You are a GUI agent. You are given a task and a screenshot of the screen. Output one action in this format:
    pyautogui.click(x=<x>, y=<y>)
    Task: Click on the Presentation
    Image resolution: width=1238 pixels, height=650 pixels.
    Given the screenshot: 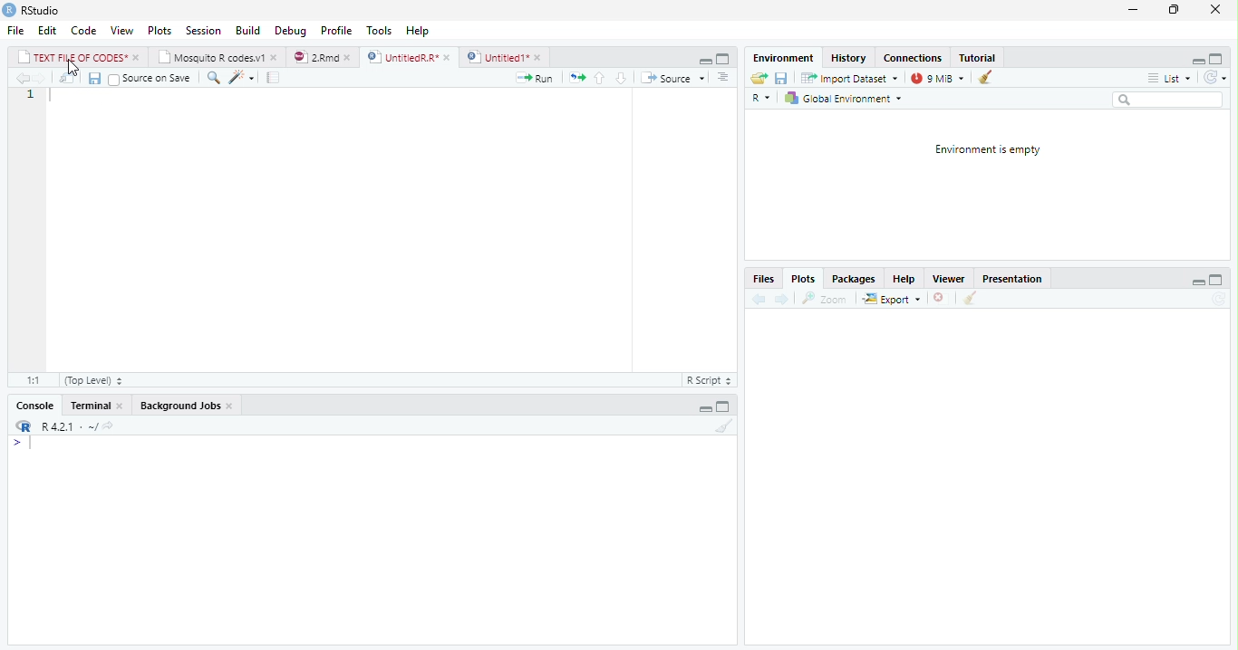 What is the action you would take?
    pyautogui.click(x=1016, y=279)
    